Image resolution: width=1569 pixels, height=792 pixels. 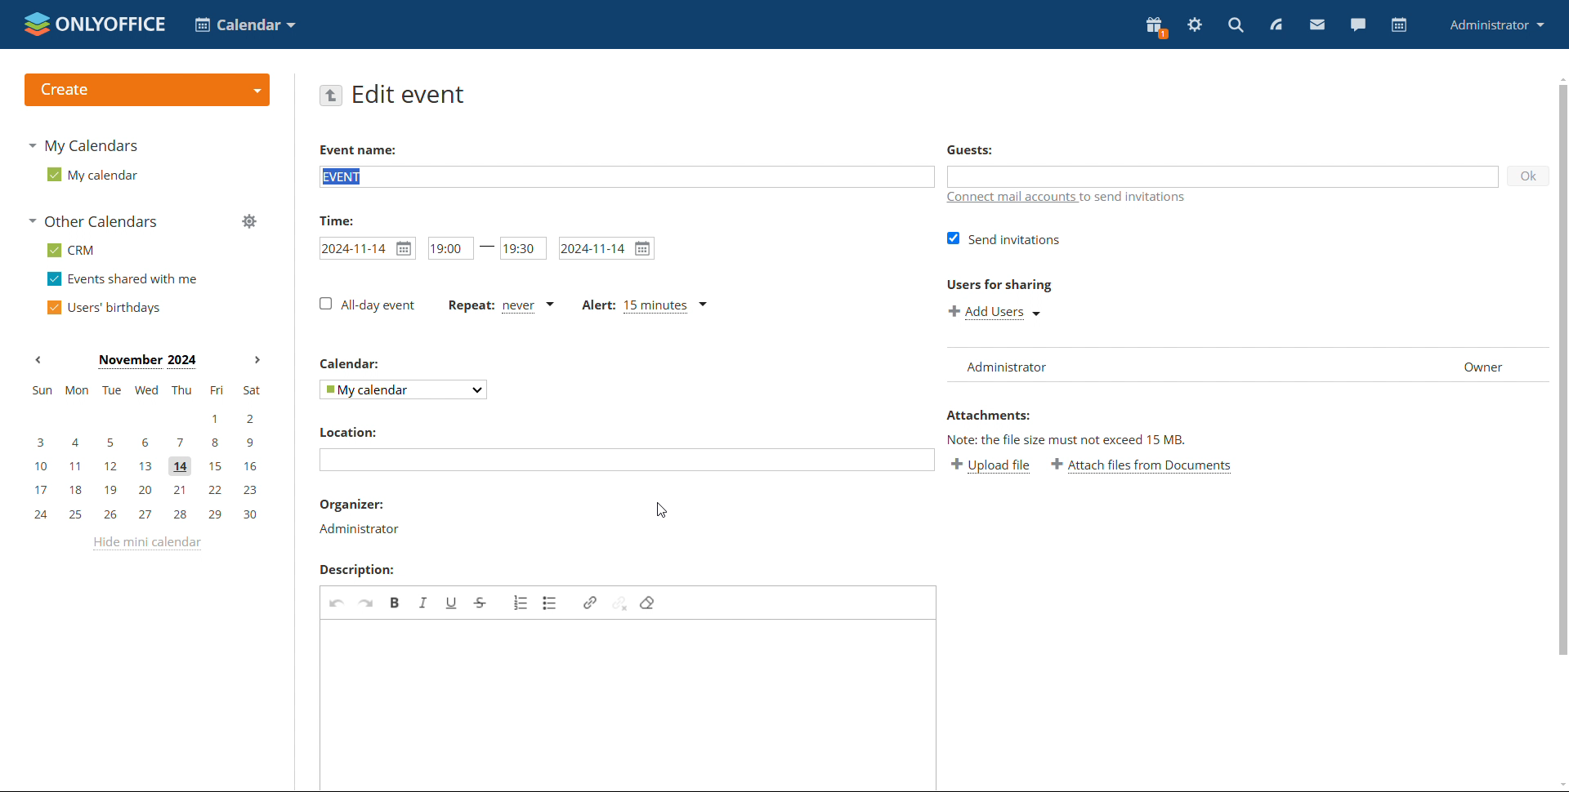 I want to click on edit event name, so click(x=626, y=176).